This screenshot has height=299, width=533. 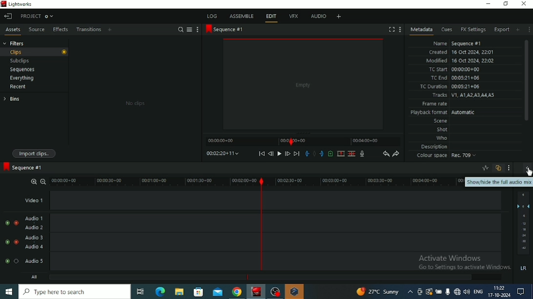 What do you see at coordinates (225, 29) in the screenshot?
I see `Sequence #1` at bounding box center [225, 29].